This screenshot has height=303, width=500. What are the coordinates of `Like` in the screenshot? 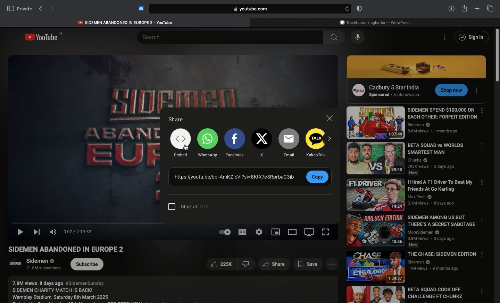 It's located at (230, 265).